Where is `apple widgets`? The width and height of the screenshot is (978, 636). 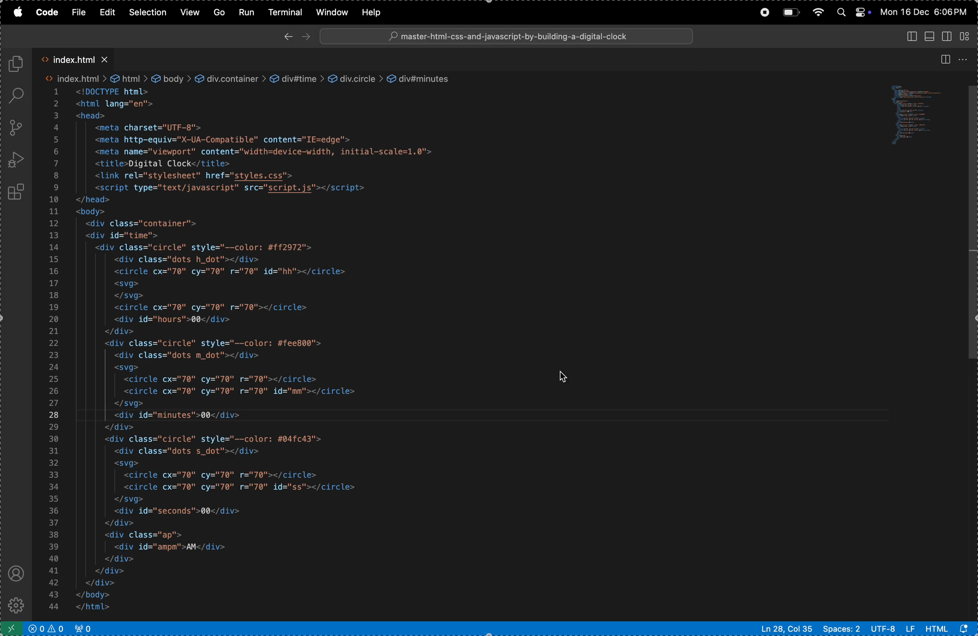 apple widgets is located at coordinates (852, 12).